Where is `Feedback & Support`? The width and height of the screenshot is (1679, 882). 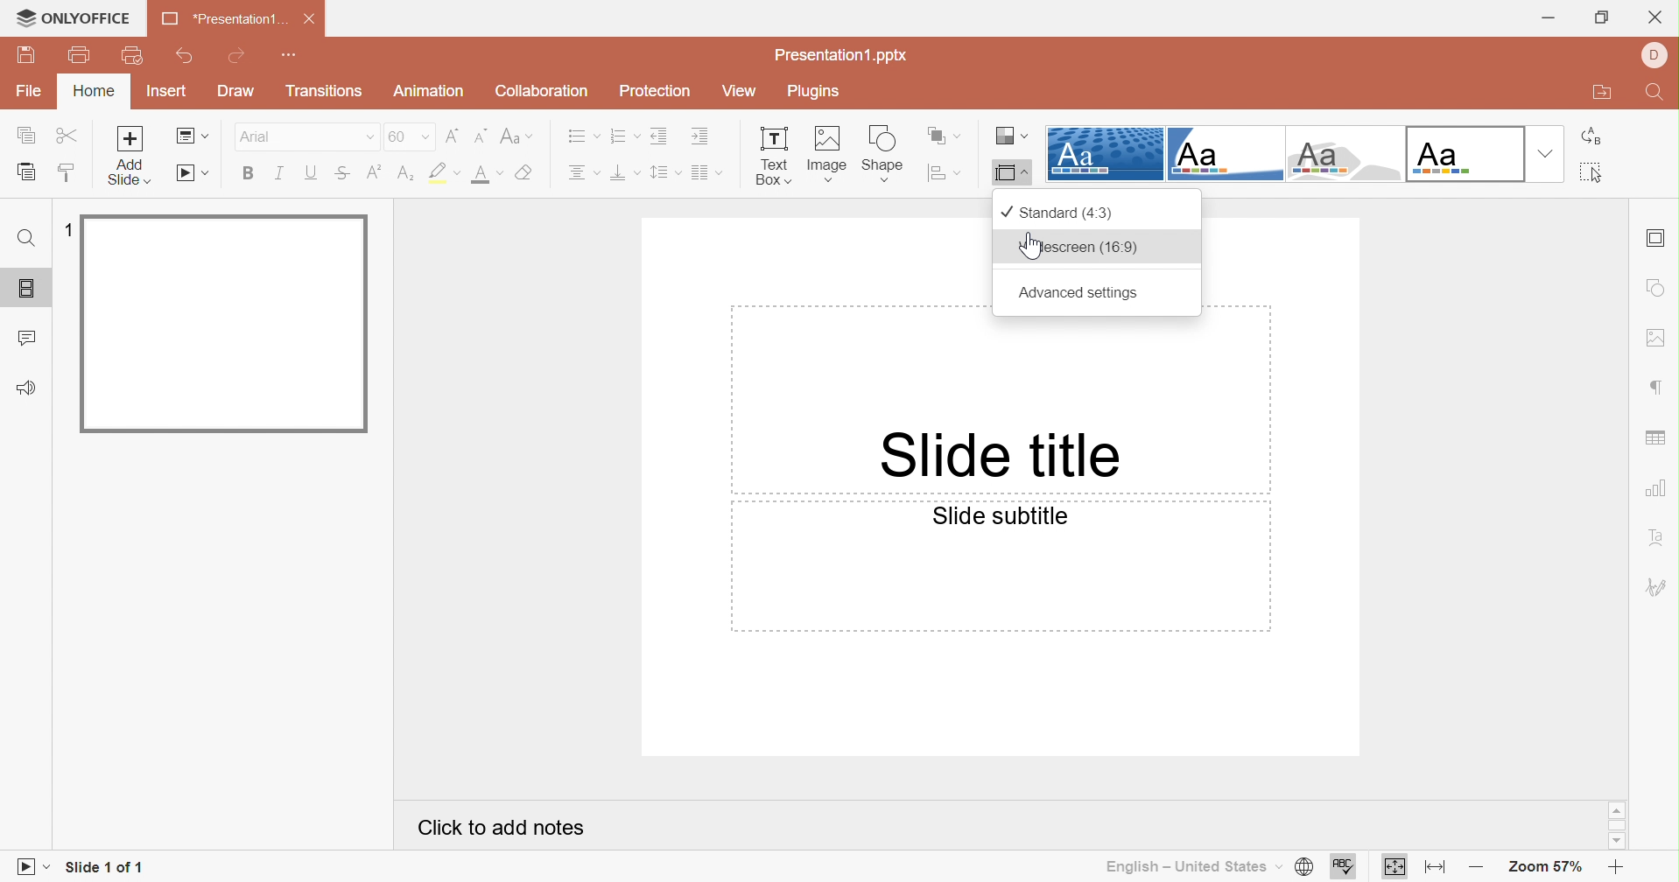 Feedback & Support is located at coordinates (24, 386).